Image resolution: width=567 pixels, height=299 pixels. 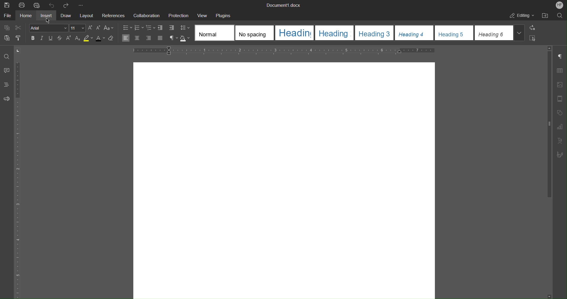 What do you see at coordinates (59, 38) in the screenshot?
I see `Strikethrough` at bounding box center [59, 38].